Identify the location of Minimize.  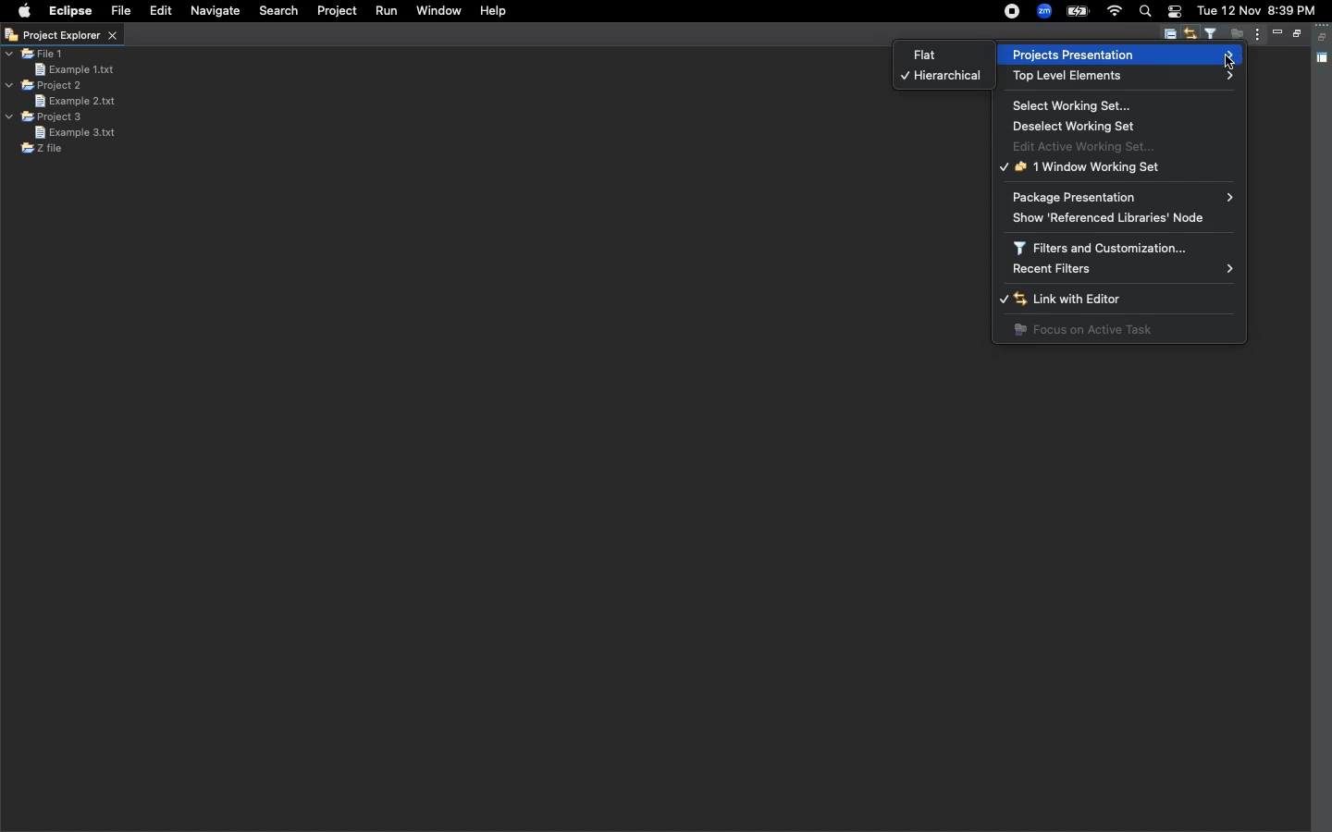
(1276, 32).